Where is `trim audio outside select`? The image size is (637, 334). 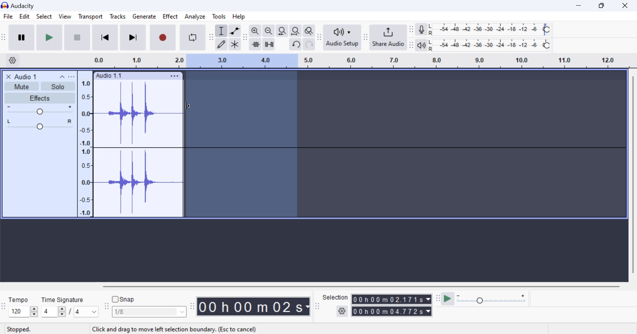
trim audio outside select is located at coordinates (256, 44).